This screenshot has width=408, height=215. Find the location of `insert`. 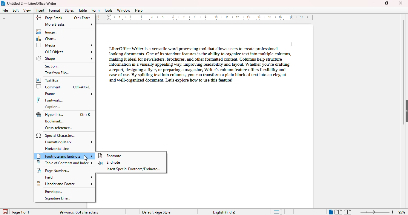

insert is located at coordinates (40, 10).